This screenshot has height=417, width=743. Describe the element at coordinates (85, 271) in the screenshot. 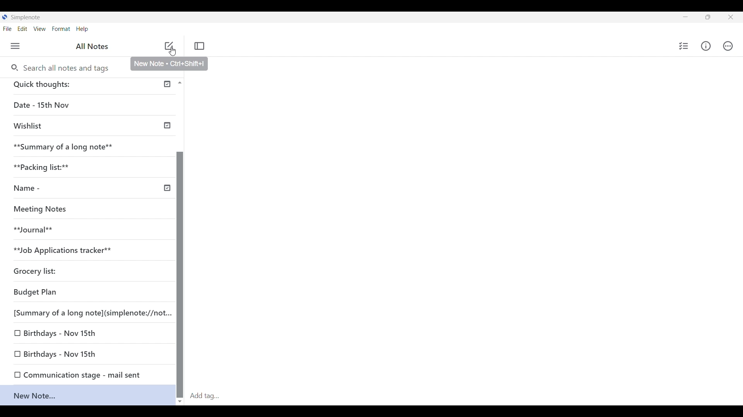

I see `Grocery list:` at that location.